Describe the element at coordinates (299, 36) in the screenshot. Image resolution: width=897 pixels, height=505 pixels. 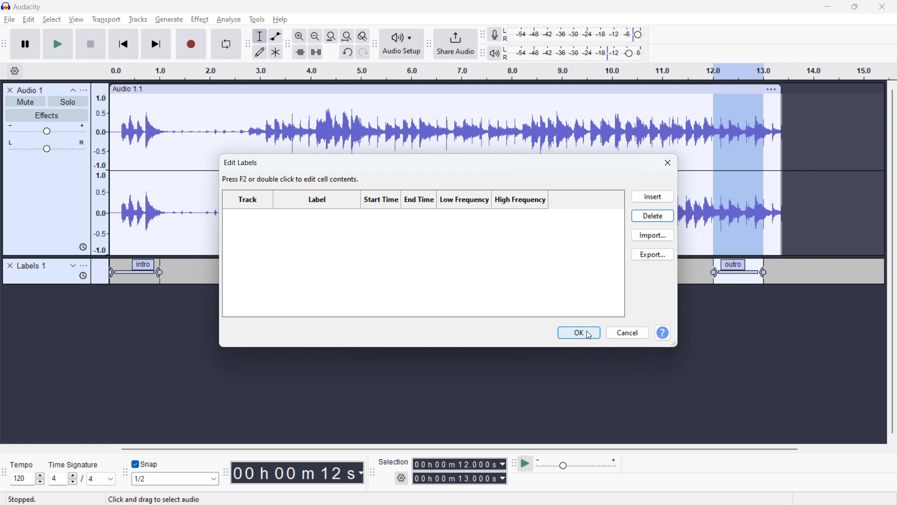
I see `zoom in` at that location.